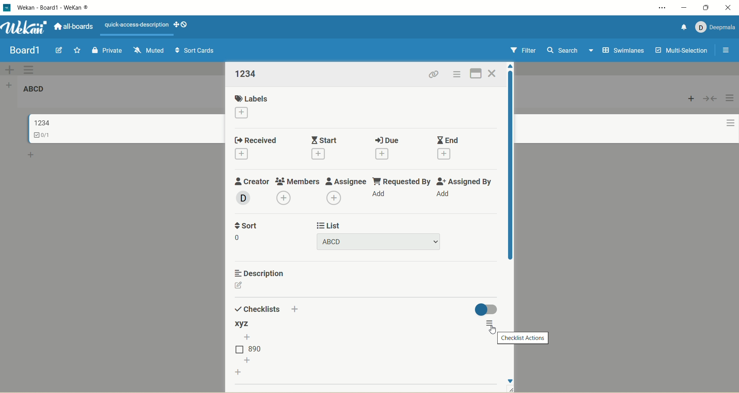 This screenshot has width=739, height=393. Describe the element at coordinates (524, 338) in the screenshot. I see `checklist actions` at that location.